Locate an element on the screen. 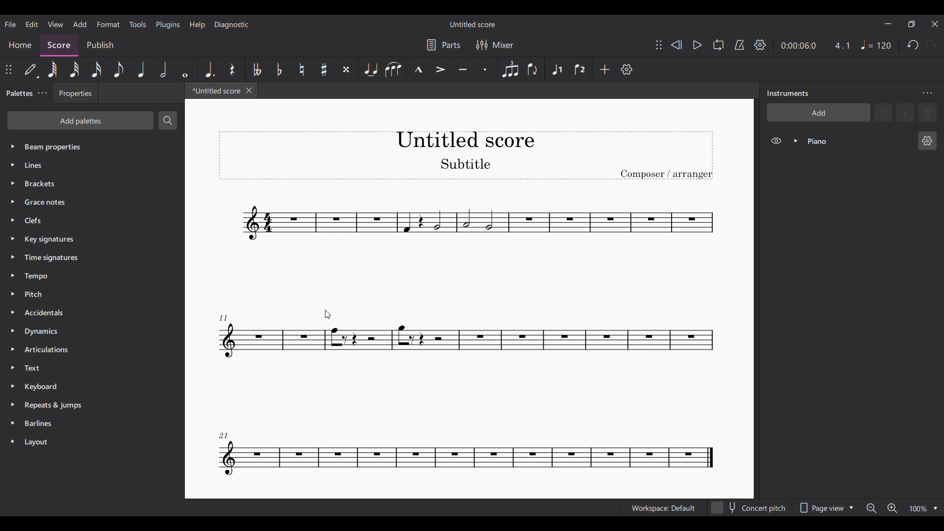 The width and height of the screenshot is (944, 531). Keyboard is located at coordinates (85, 386).